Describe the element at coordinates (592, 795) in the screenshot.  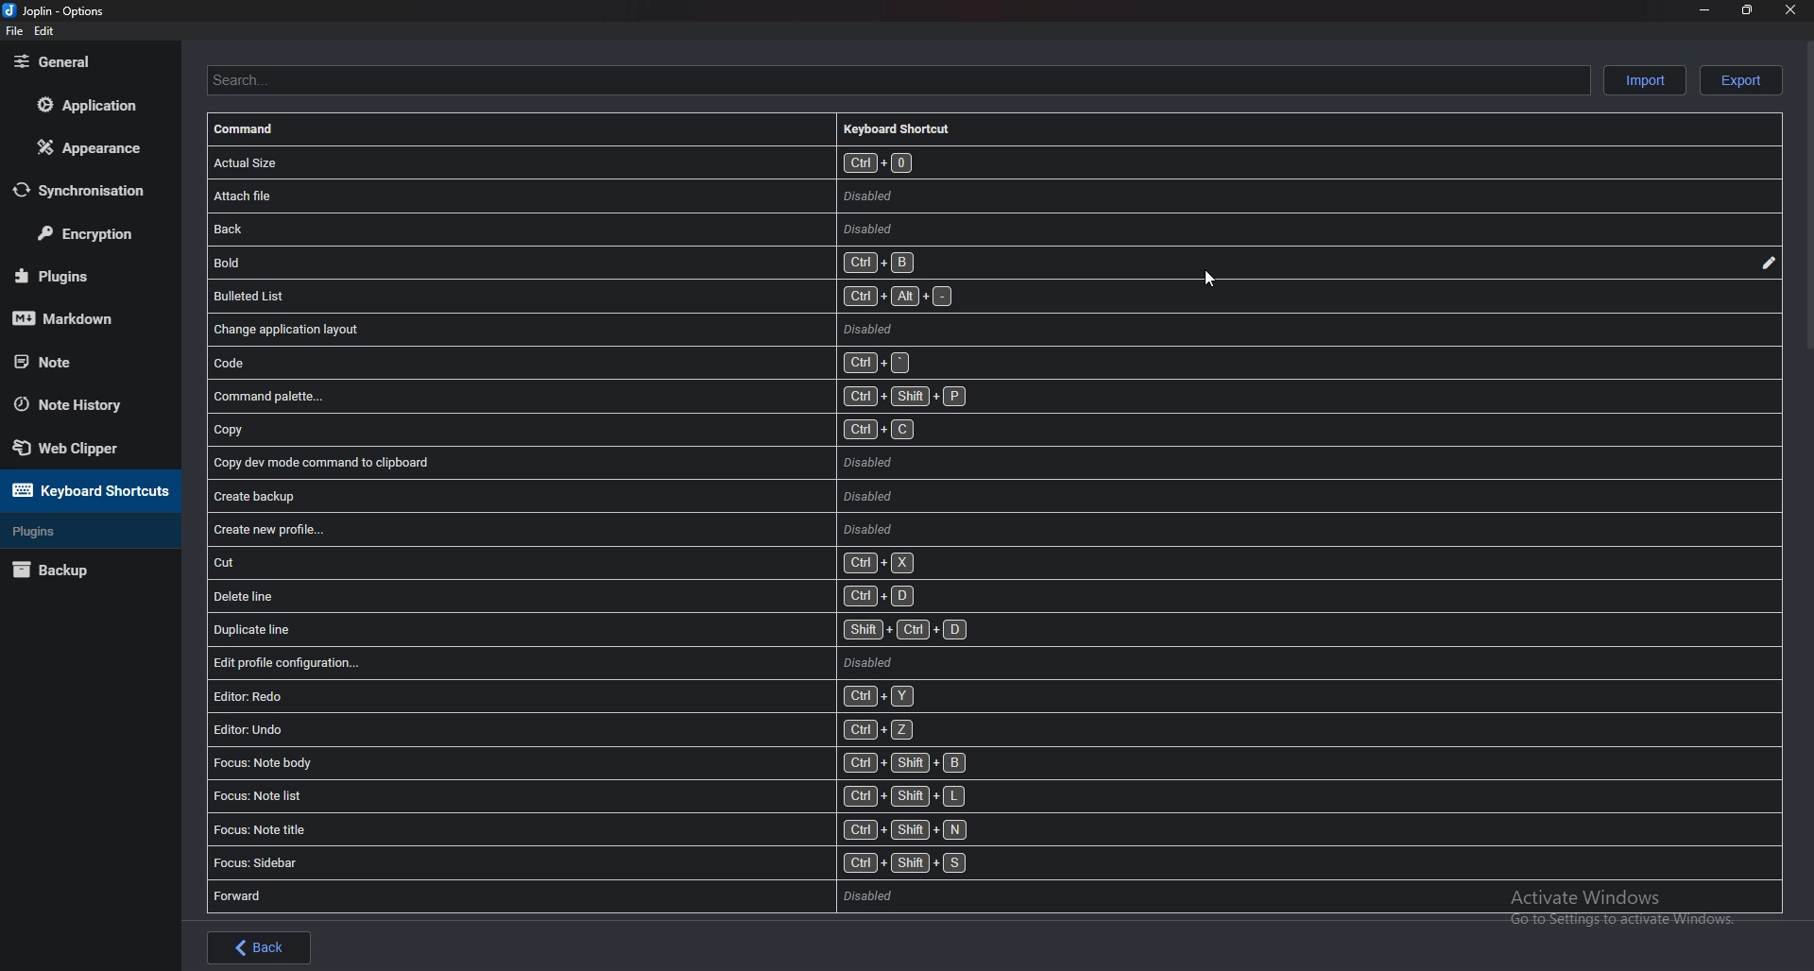
I see `Focus note list` at that location.